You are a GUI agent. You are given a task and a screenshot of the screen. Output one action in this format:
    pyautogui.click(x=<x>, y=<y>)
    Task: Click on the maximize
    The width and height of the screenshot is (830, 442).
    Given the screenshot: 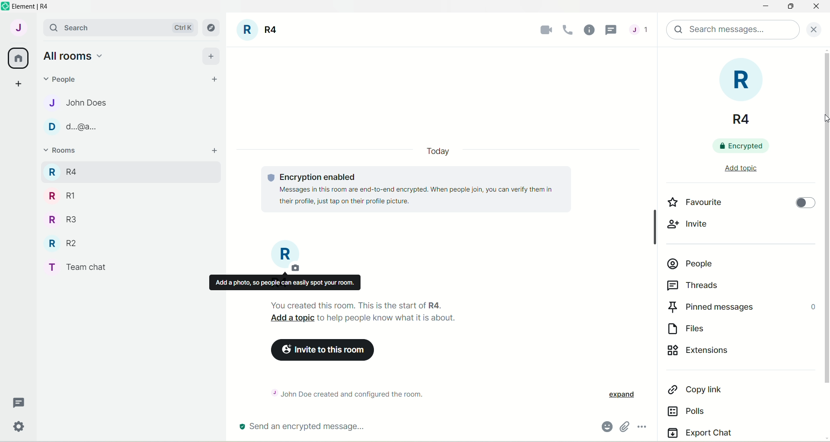 What is the action you would take?
    pyautogui.click(x=792, y=7)
    